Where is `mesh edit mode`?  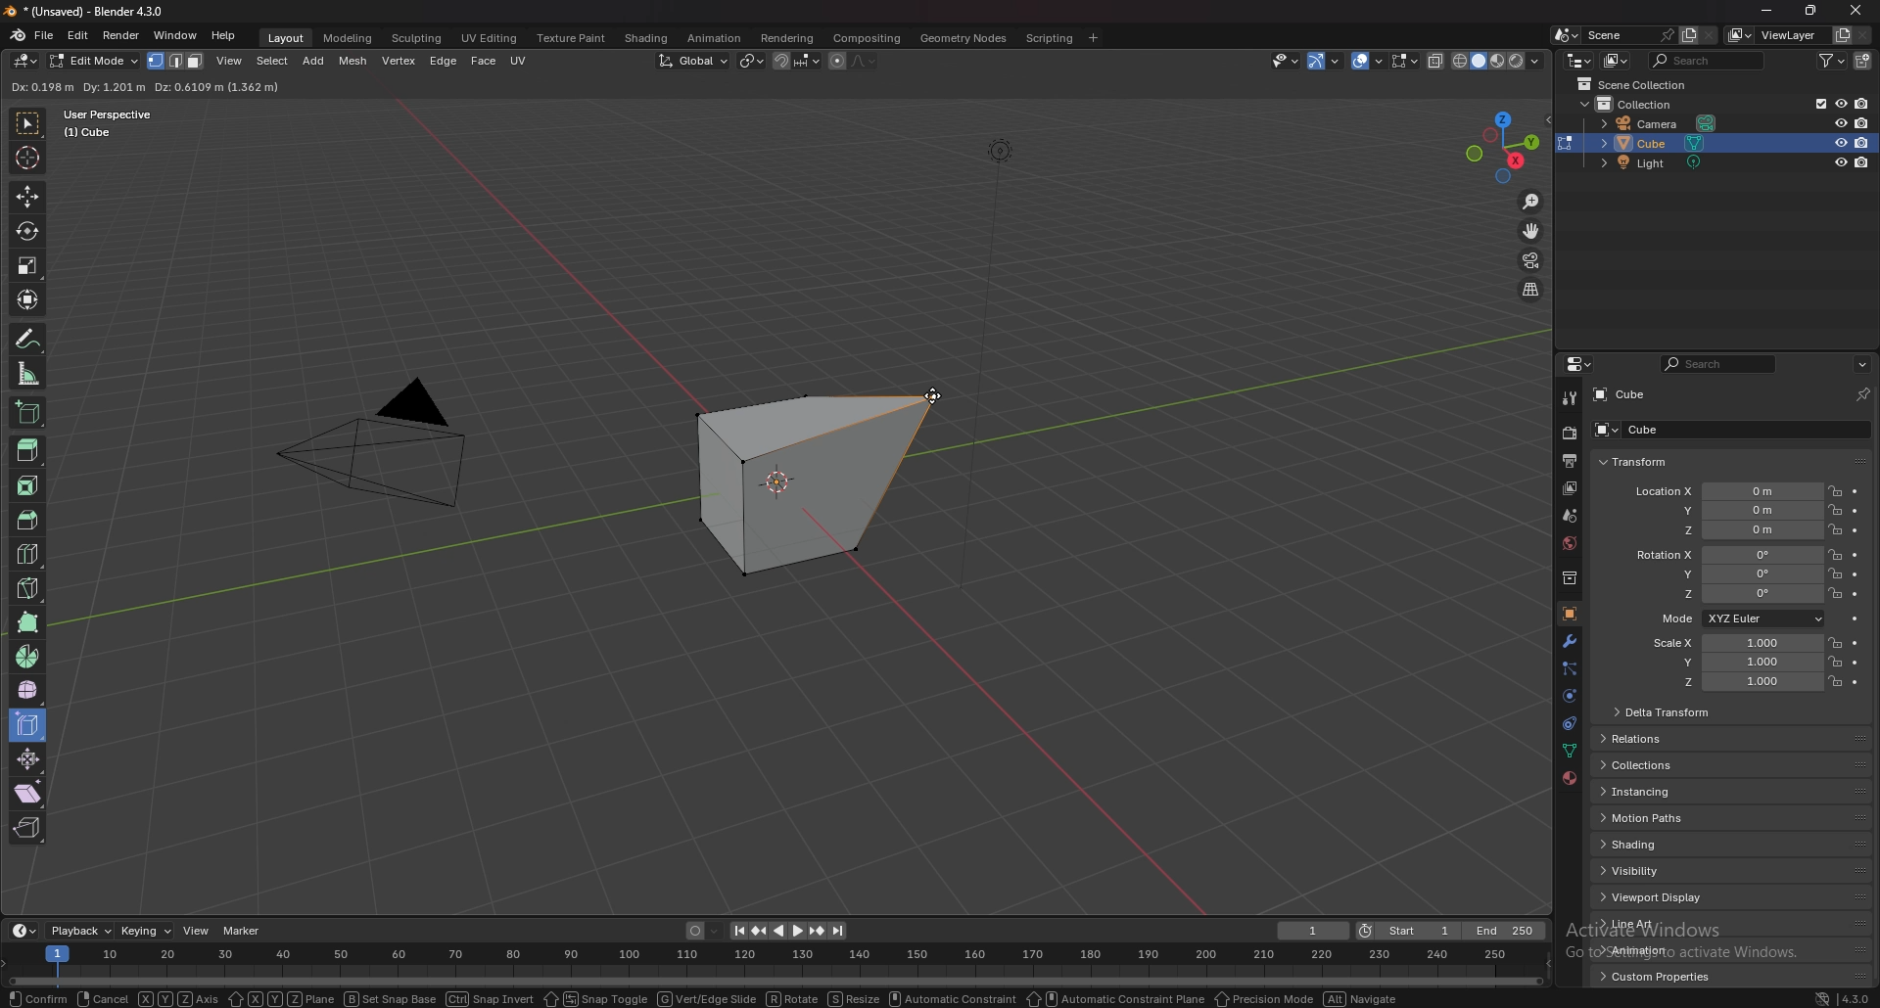 mesh edit mode is located at coordinates (1402, 62).